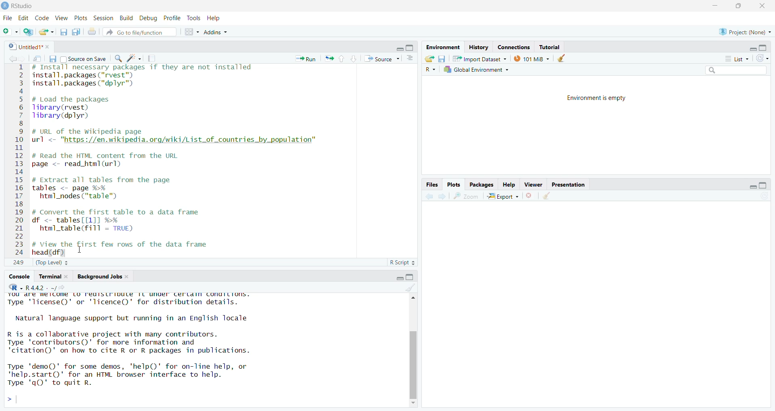 This screenshot has width=775, height=411. What do you see at coordinates (49, 47) in the screenshot?
I see `close` at bounding box center [49, 47].